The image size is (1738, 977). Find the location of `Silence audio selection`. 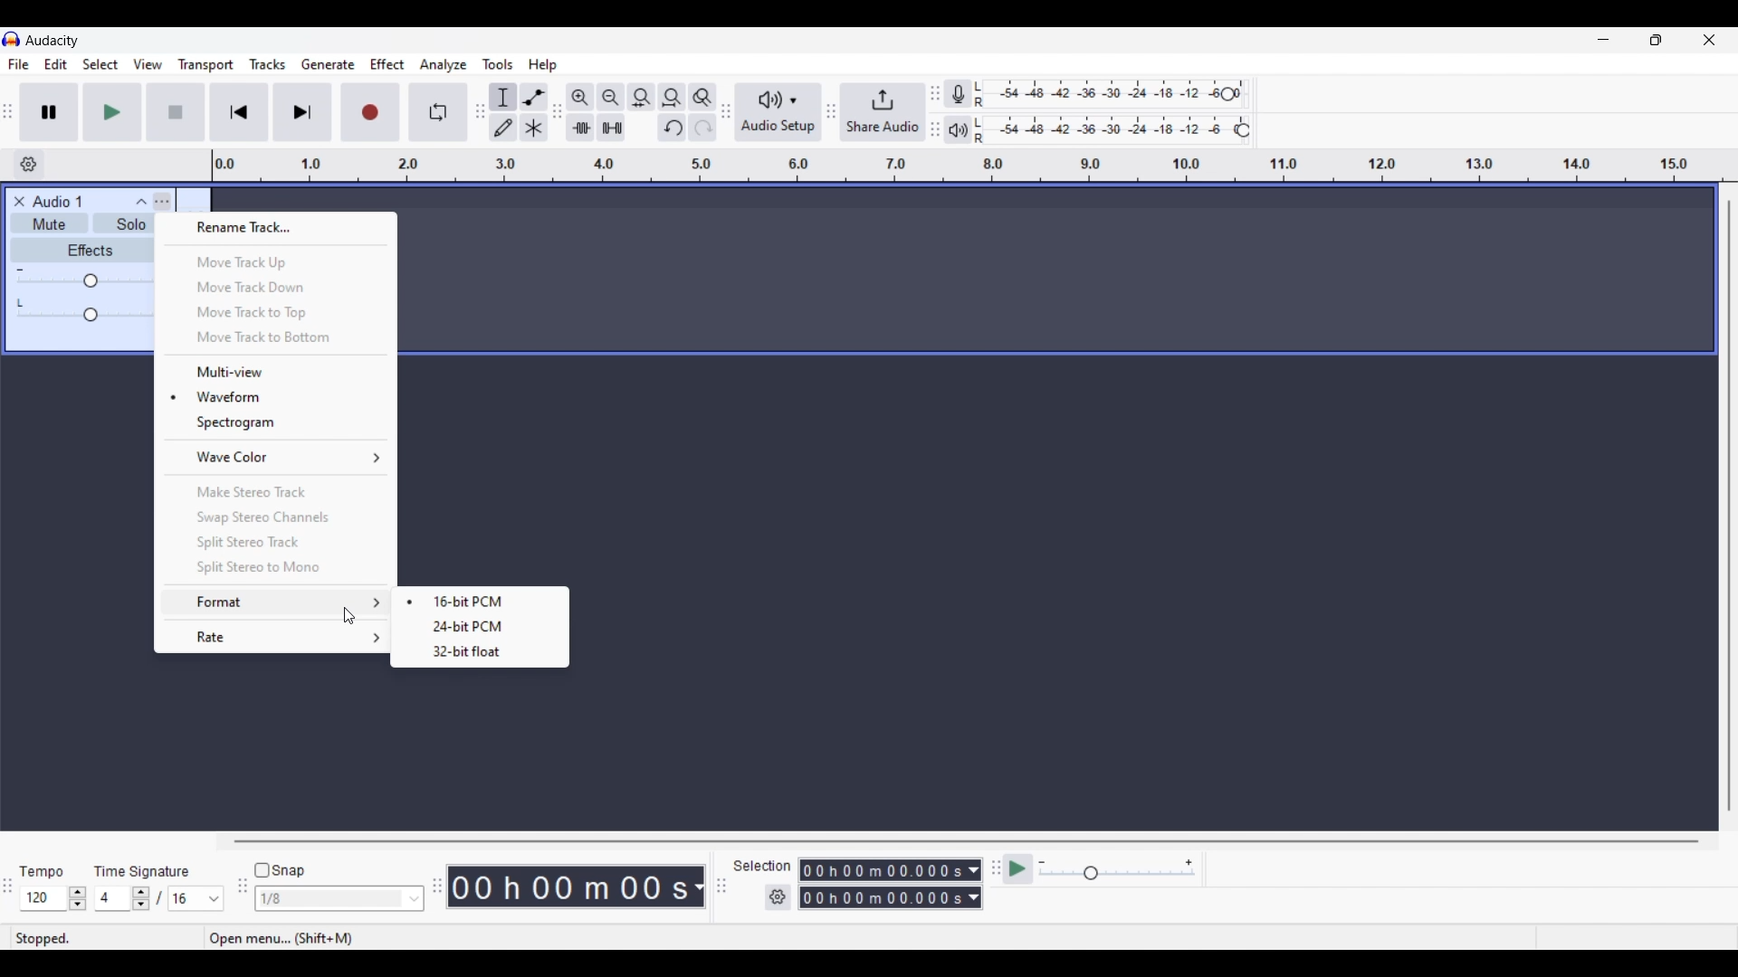

Silence audio selection is located at coordinates (611, 128).